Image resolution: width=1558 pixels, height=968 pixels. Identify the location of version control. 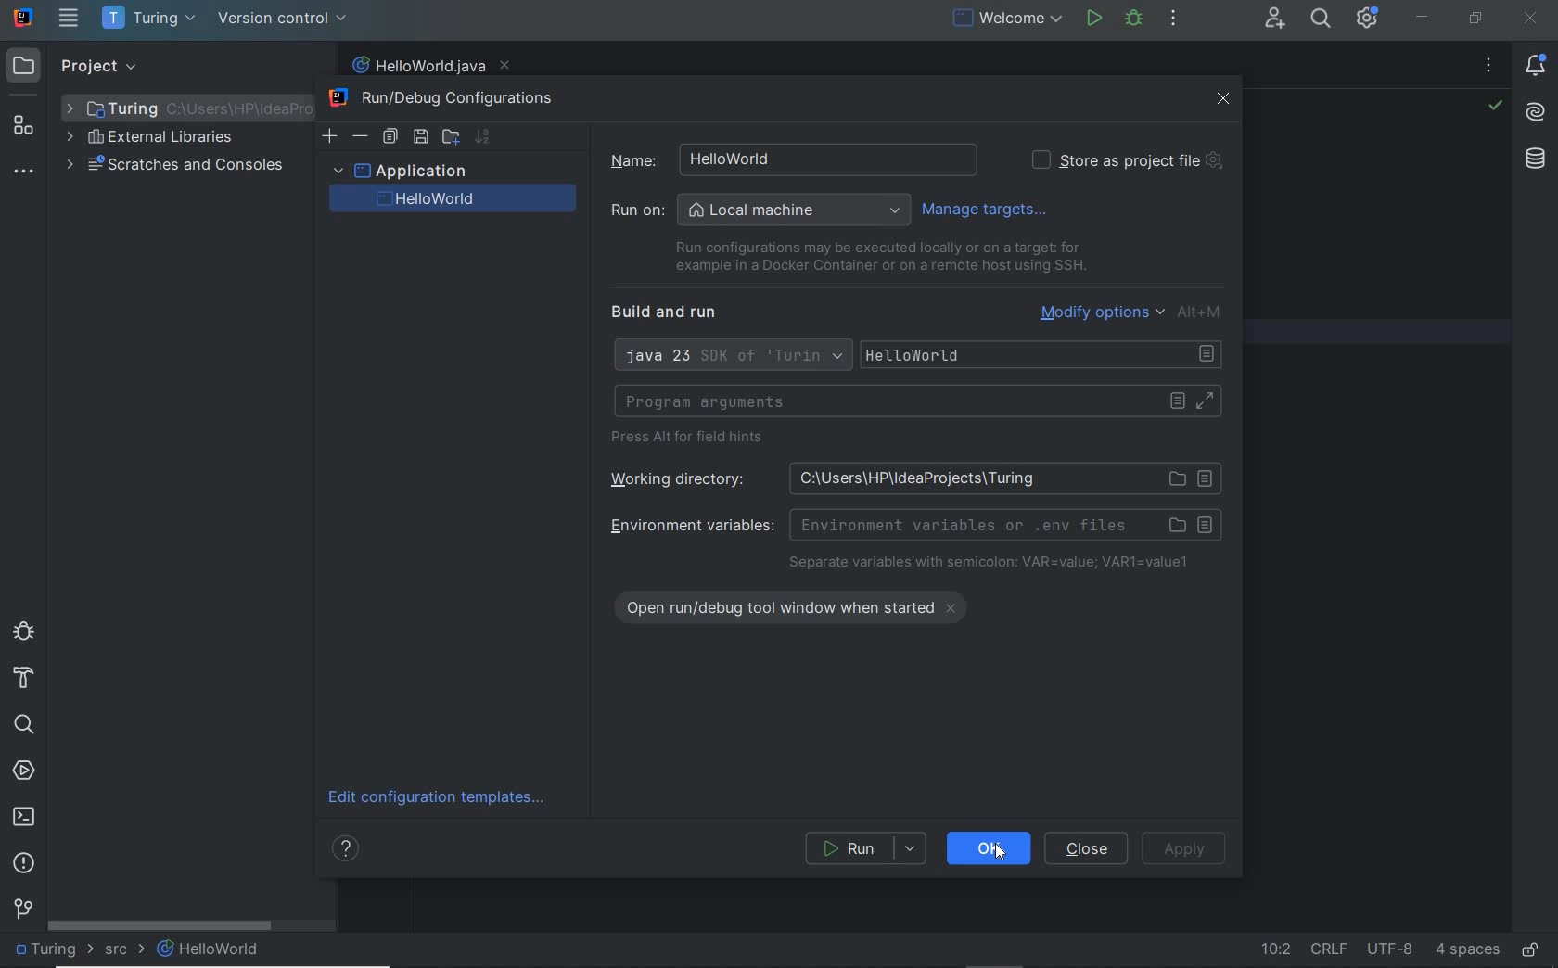
(23, 908).